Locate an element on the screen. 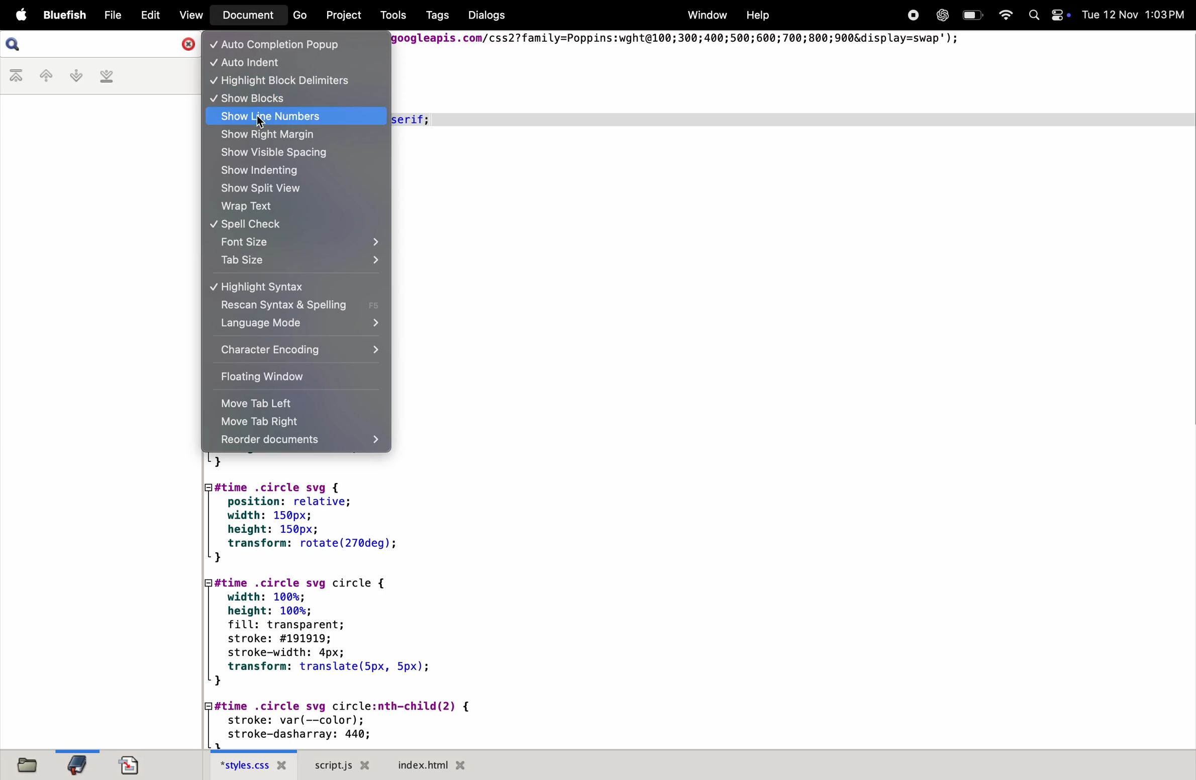 The width and height of the screenshot is (1196, 780). language mode is located at coordinates (292, 325).